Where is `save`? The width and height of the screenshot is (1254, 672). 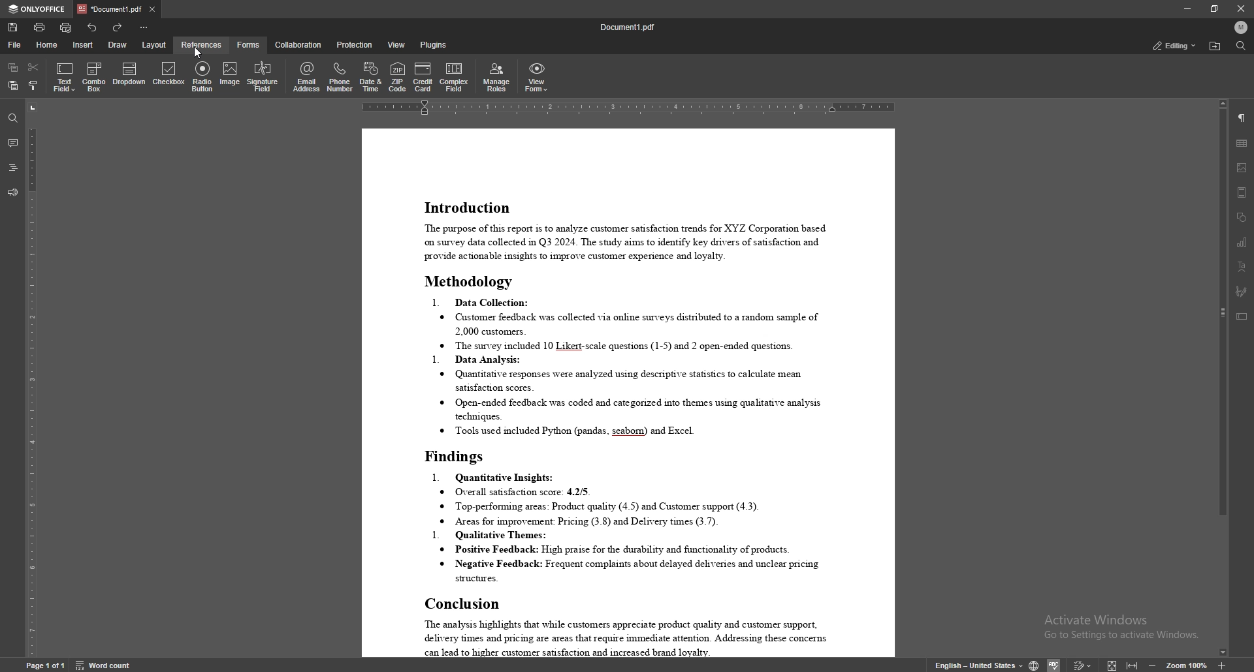
save is located at coordinates (13, 27).